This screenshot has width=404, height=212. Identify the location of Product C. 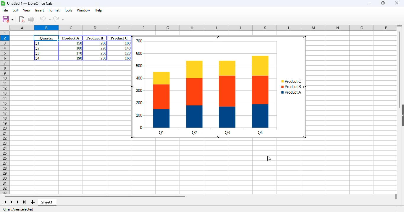
(119, 38).